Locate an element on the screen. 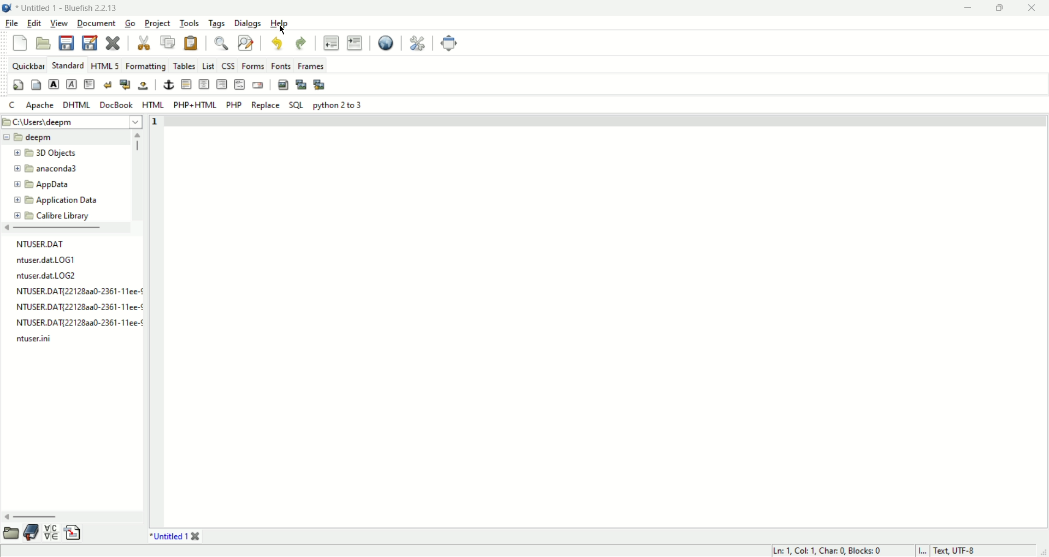 Image resolution: width=1049 pixels, height=557 pixels. file name is located at coordinates (35, 242).